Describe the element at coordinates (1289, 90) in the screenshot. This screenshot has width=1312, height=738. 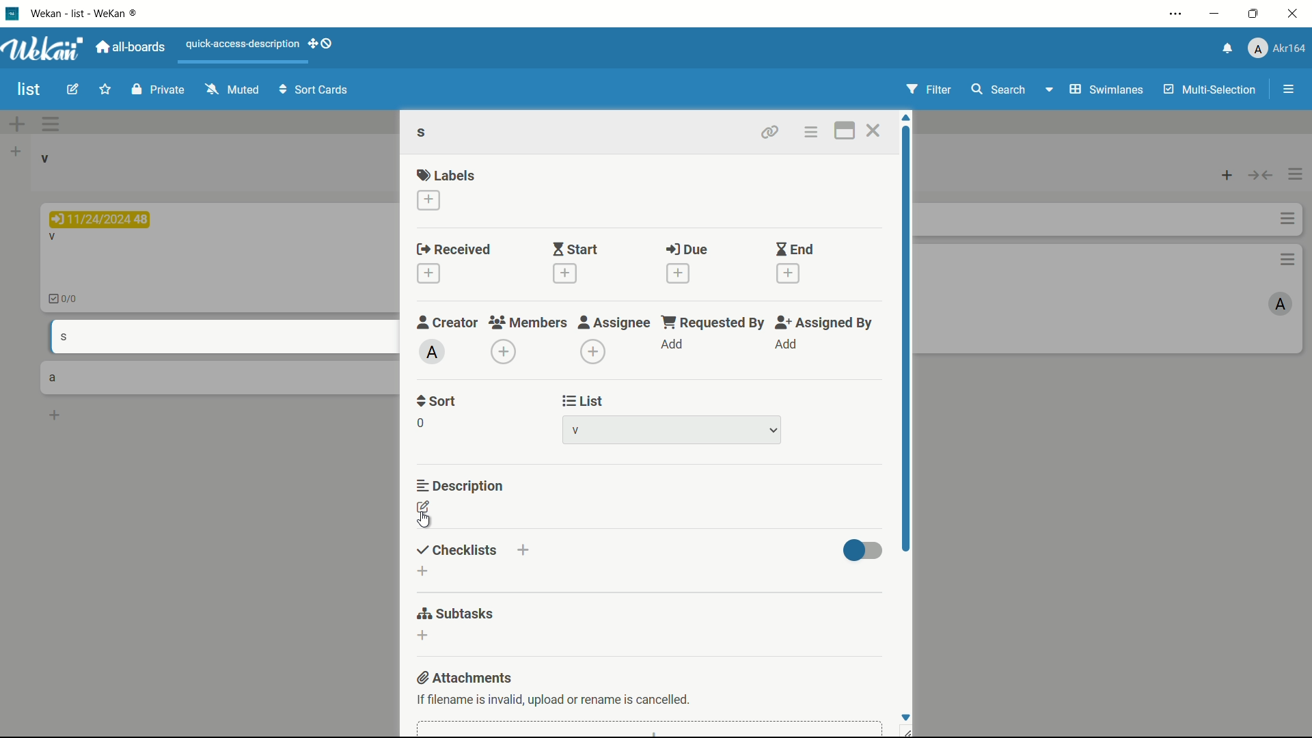
I see `open/close sidebar` at that location.